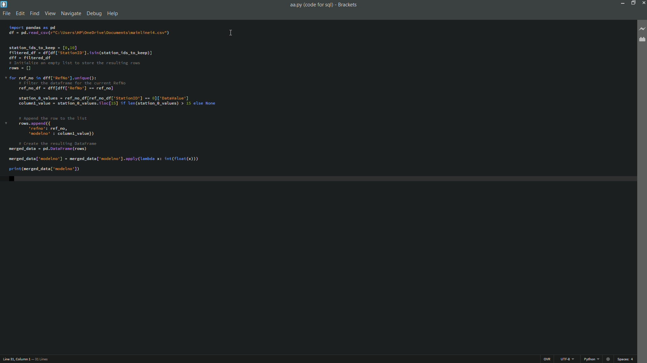 This screenshot has height=363, width=647. Describe the element at coordinates (94, 13) in the screenshot. I see `debug menu` at that location.